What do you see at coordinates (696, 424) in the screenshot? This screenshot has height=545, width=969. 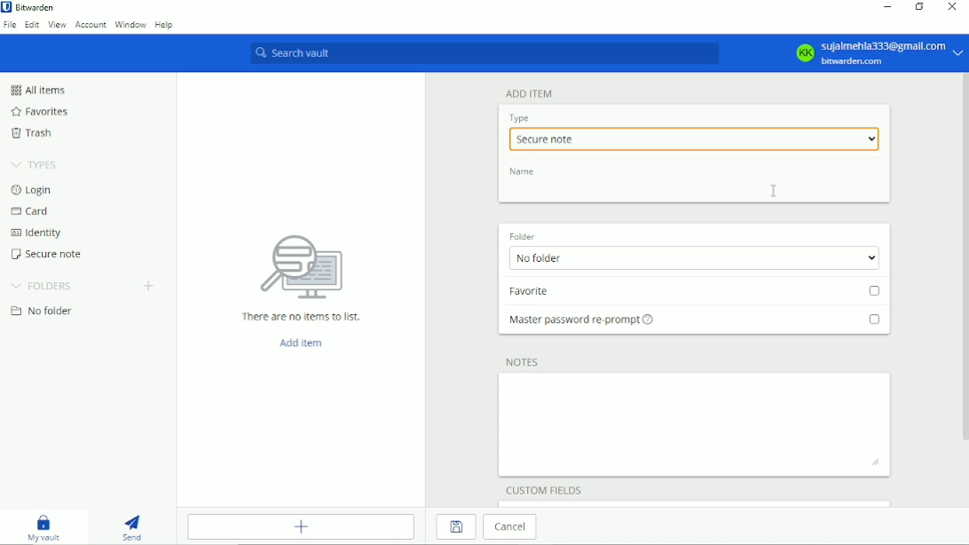 I see `Add notes` at bounding box center [696, 424].